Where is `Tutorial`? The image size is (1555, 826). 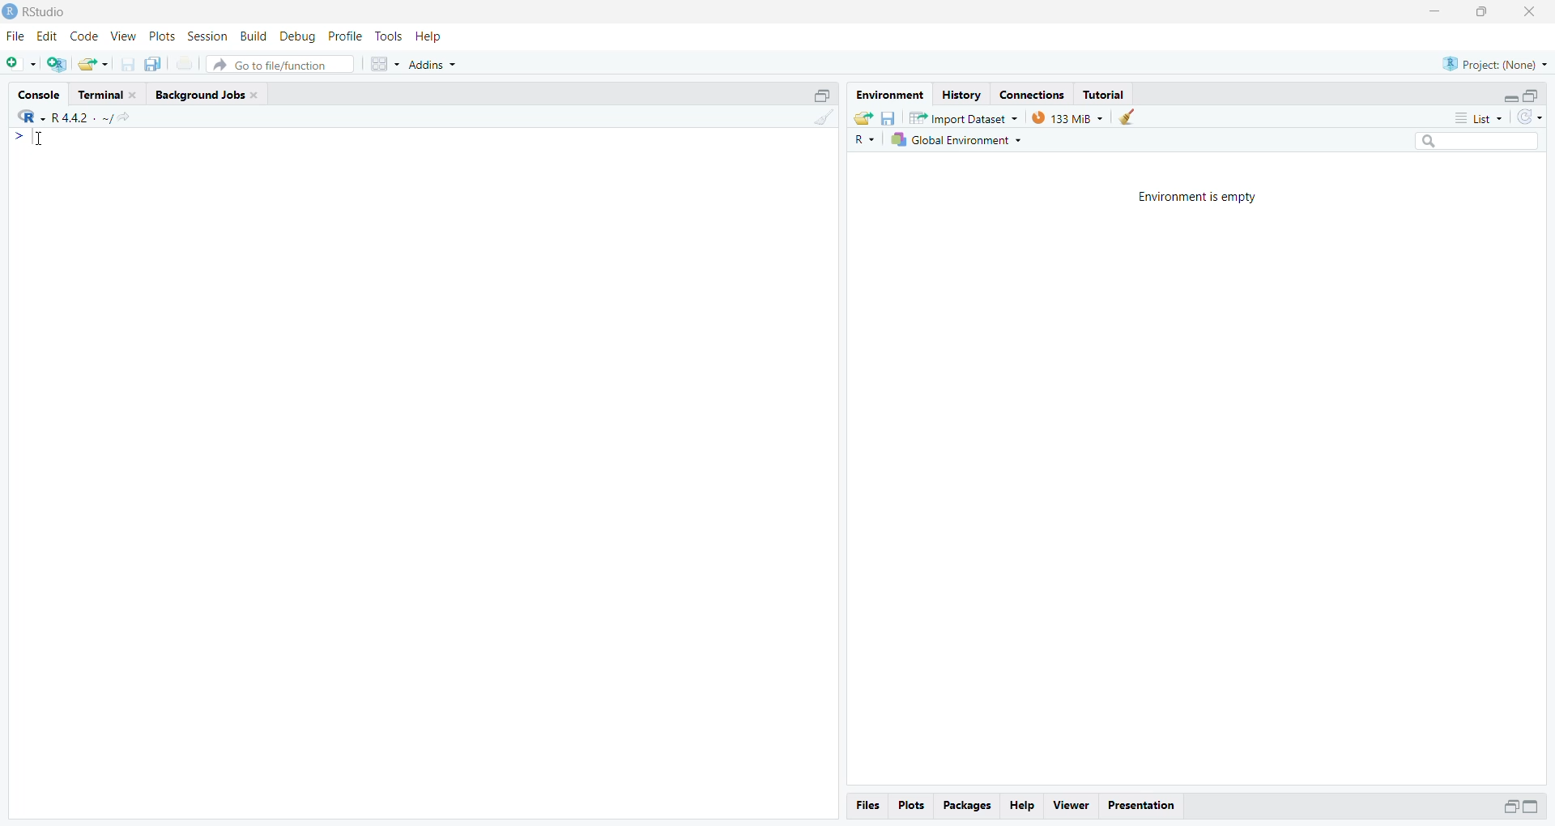
Tutorial is located at coordinates (1102, 95).